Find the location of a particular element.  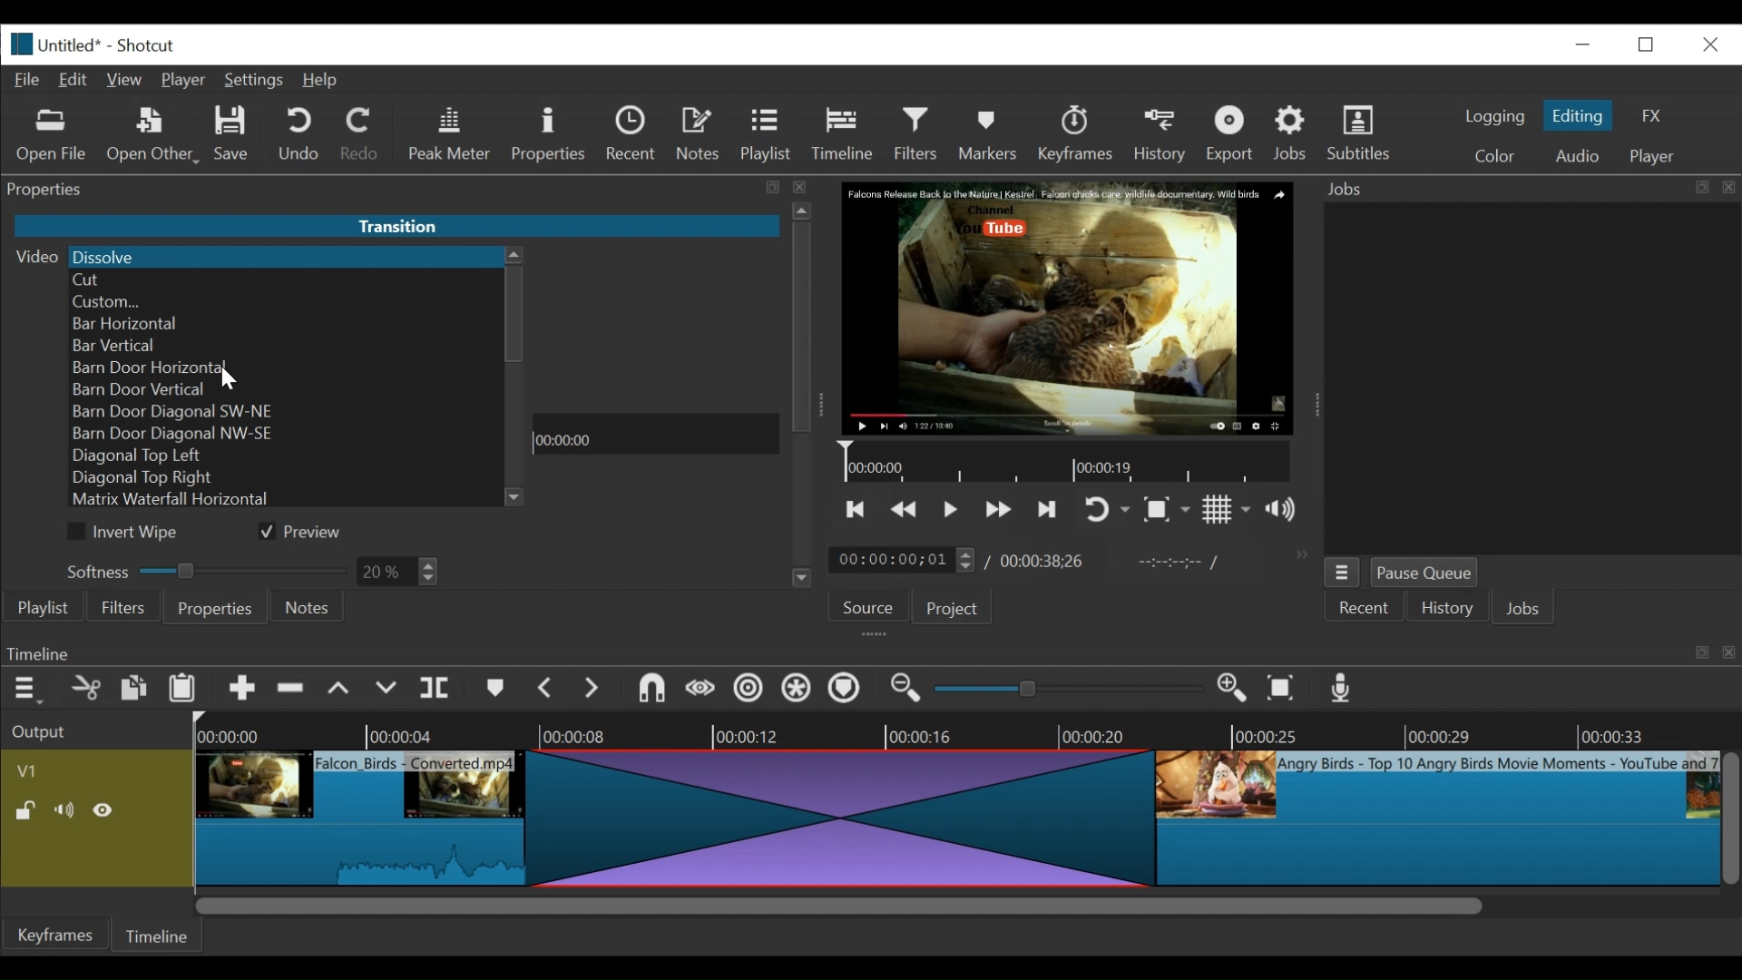

split at playhead is located at coordinates (437, 690).